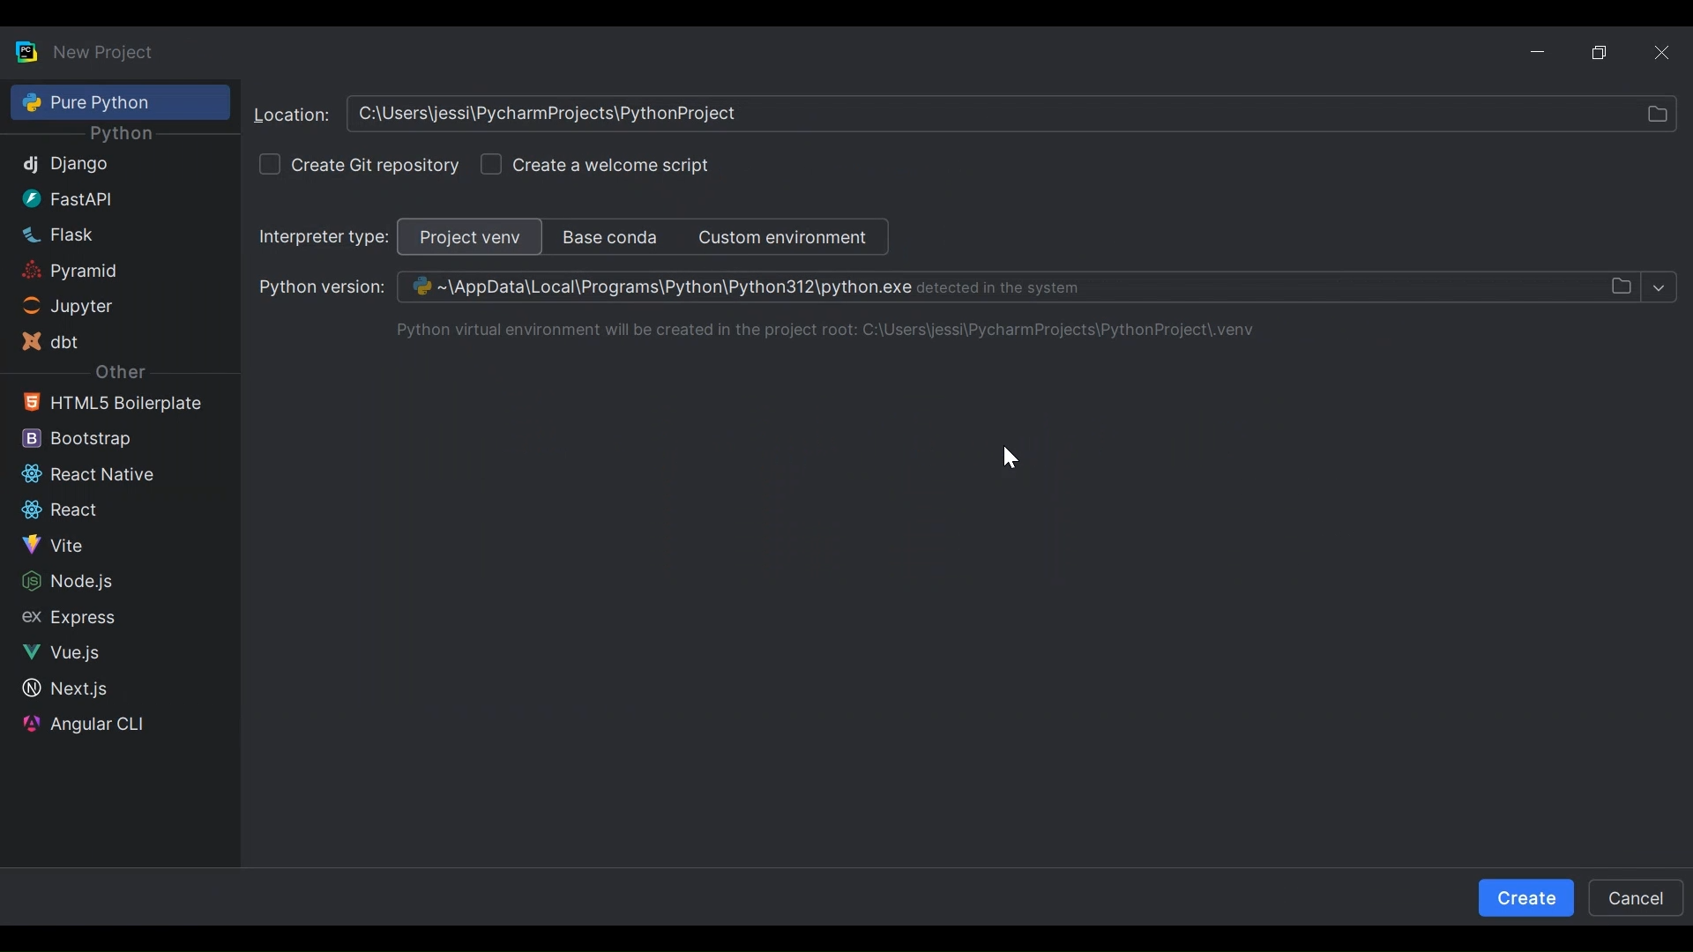 The width and height of the screenshot is (1693, 952). What do you see at coordinates (1662, 51) in the screenshot?
I see `Close` at bounding box center [1662, 51].